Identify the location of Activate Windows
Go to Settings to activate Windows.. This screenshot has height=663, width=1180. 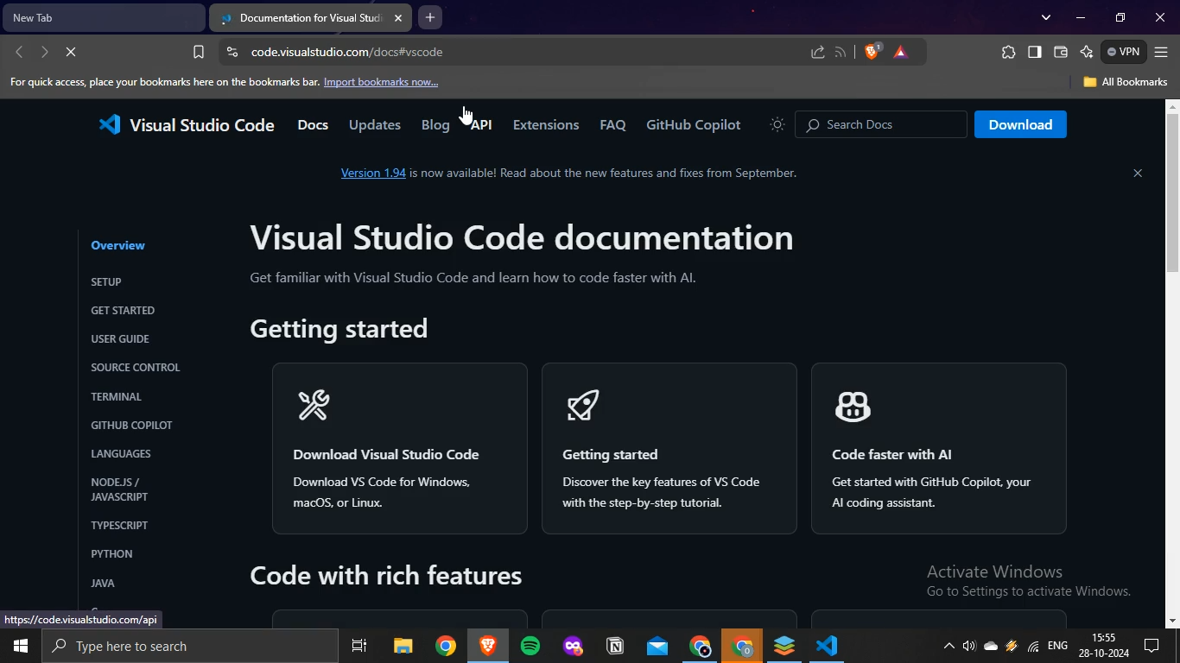
(1012, 578).